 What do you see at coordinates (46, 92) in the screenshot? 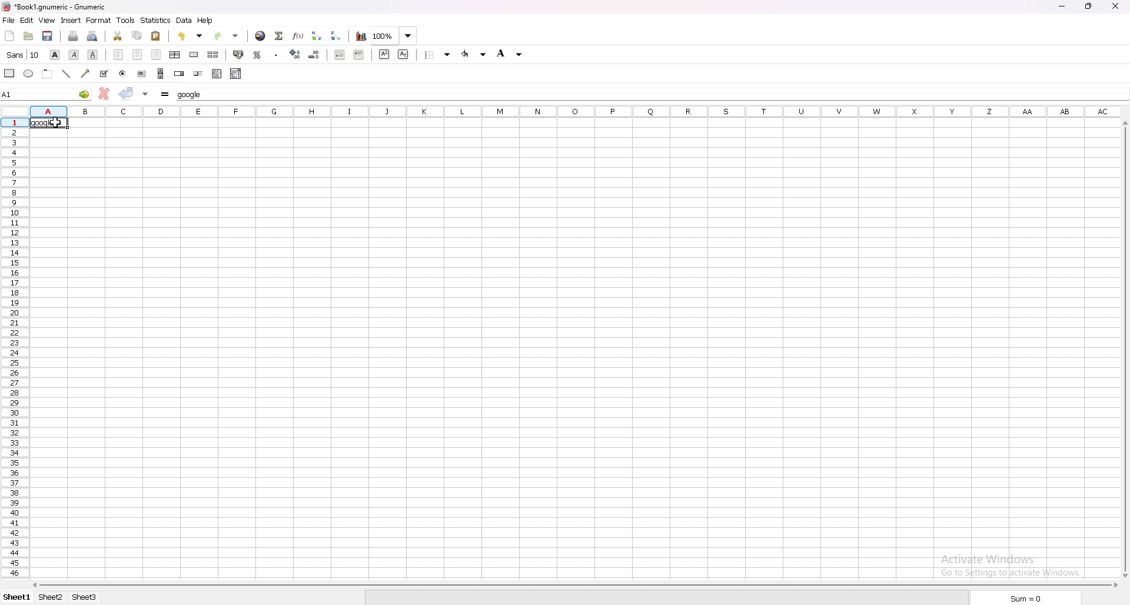
I see `selected cell` at bounding box center [46, 92].